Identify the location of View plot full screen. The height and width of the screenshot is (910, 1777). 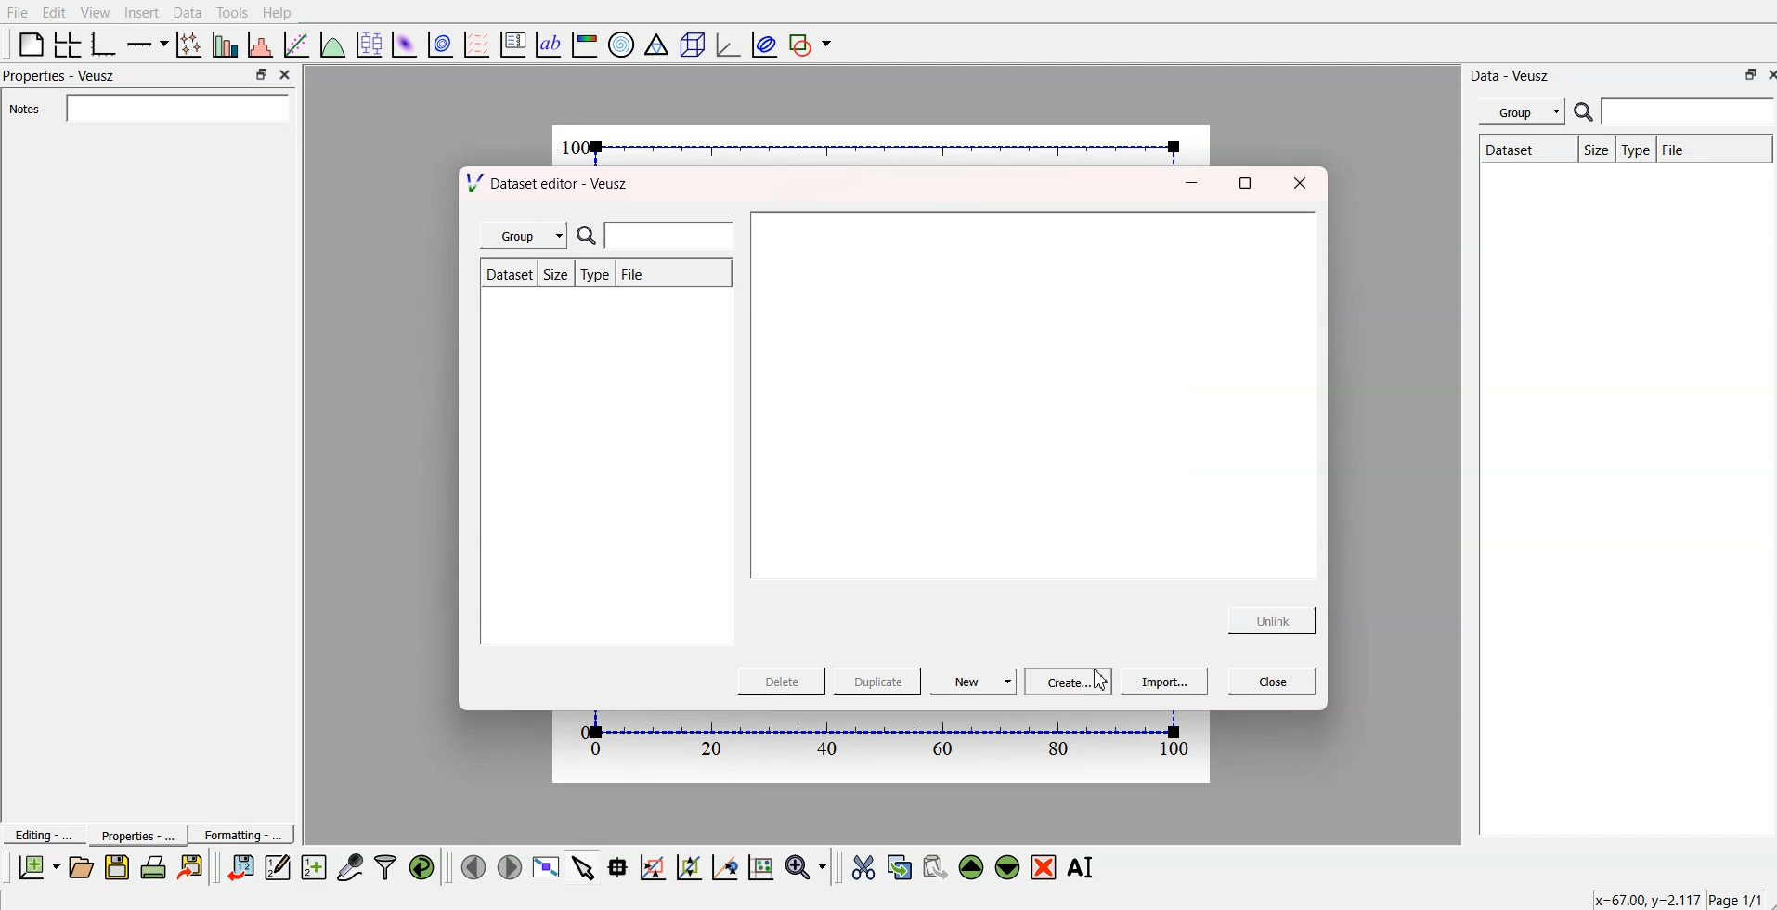
(547, 866).